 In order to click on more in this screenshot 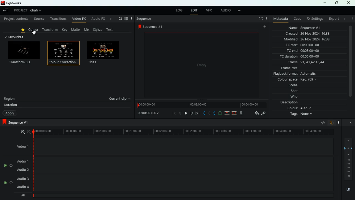, I will do `click(352, 19)`.